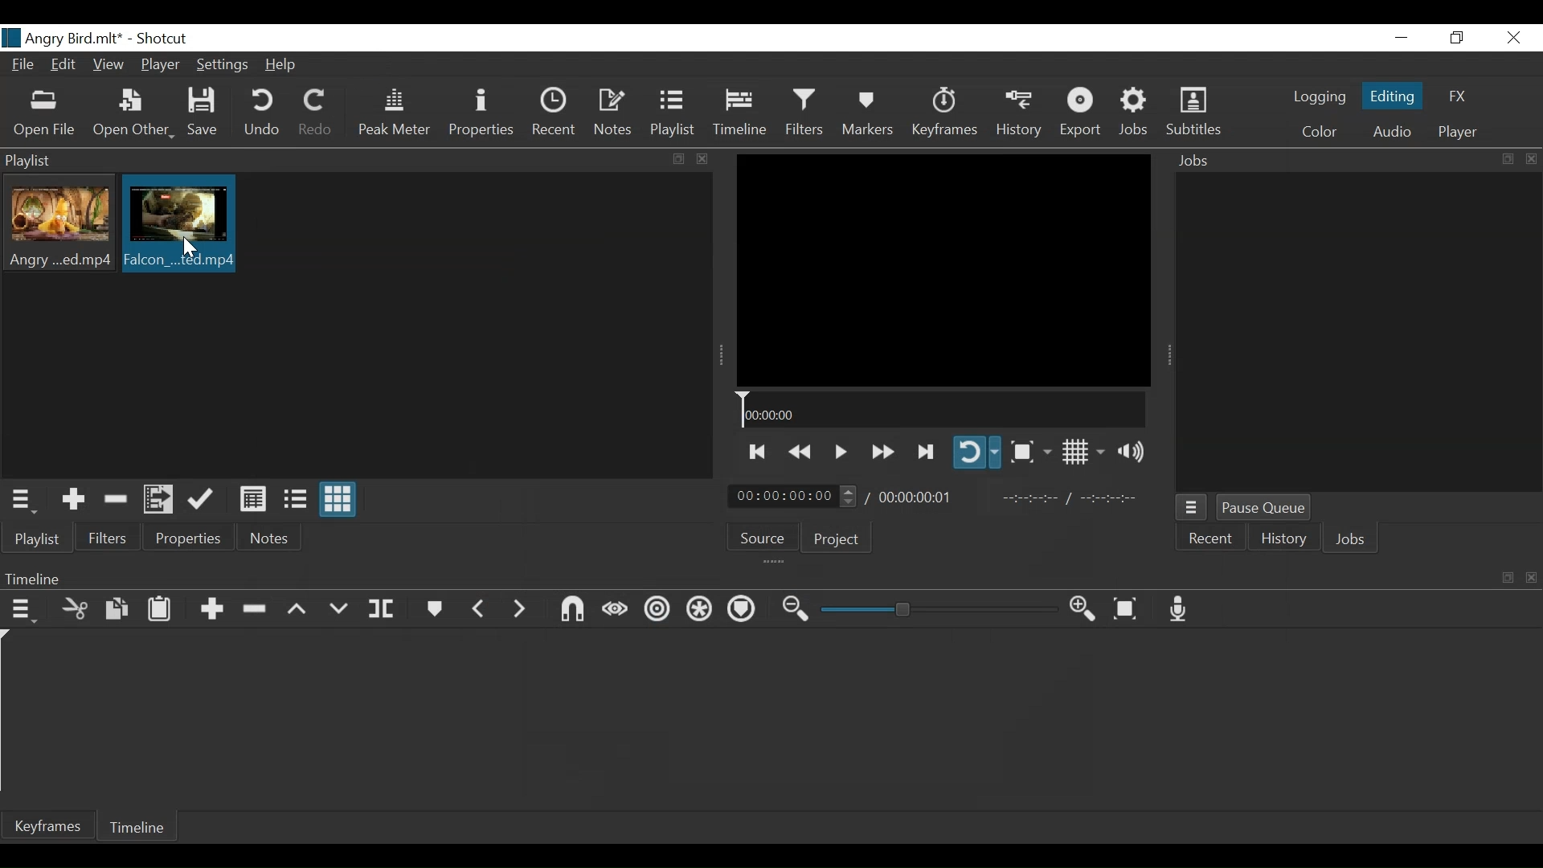 This screenshot has width=1543, height=868. What do you see at coordinates (1209, 541) in the screenshot?
I see `Recent` at bounding box center [1209, 541].